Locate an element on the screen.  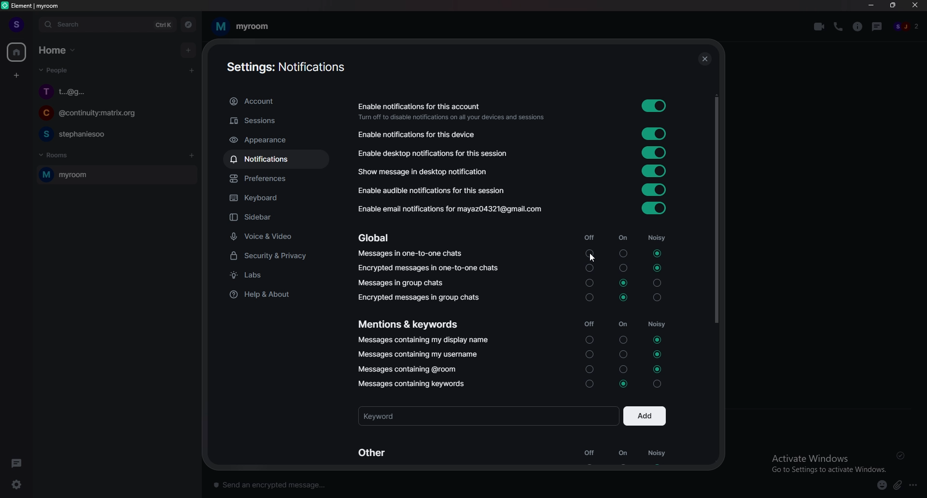
chat is located at coordinates (111, 134).